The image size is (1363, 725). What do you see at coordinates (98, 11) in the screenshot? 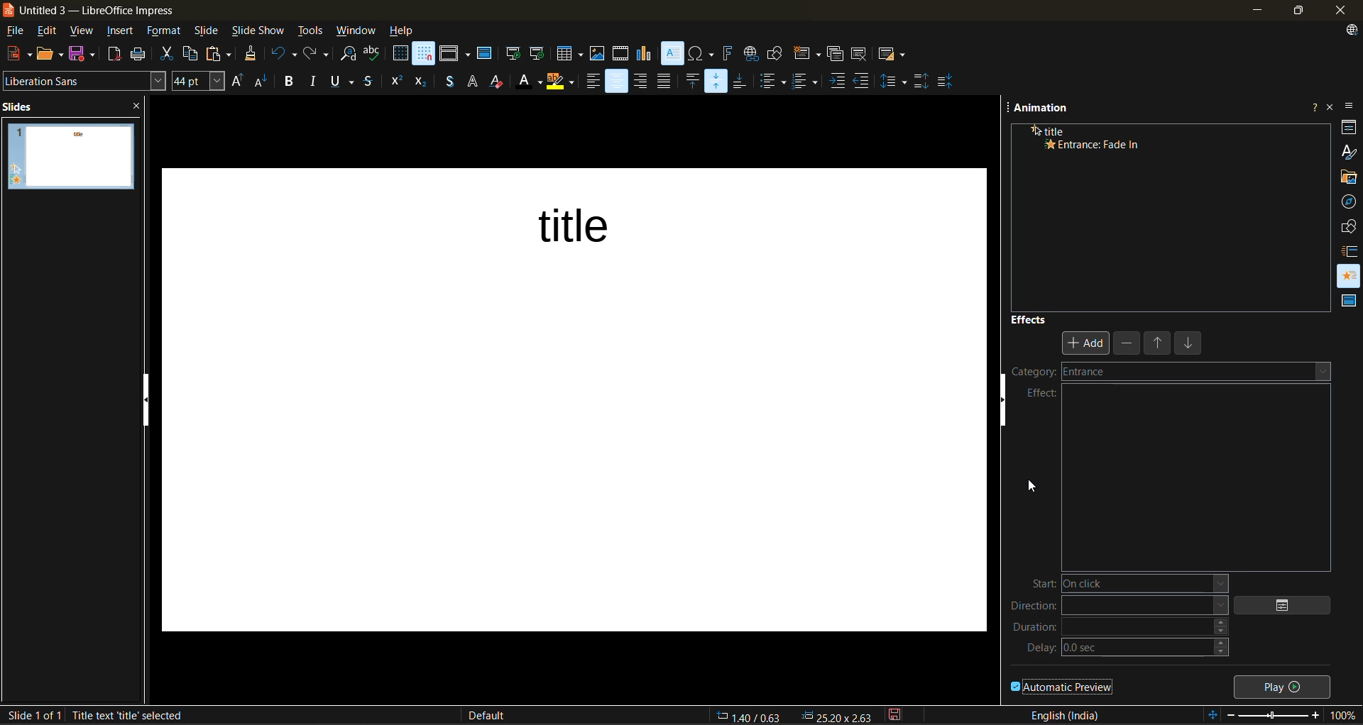
I see `app name and file name` at bounding box center [98, 11].